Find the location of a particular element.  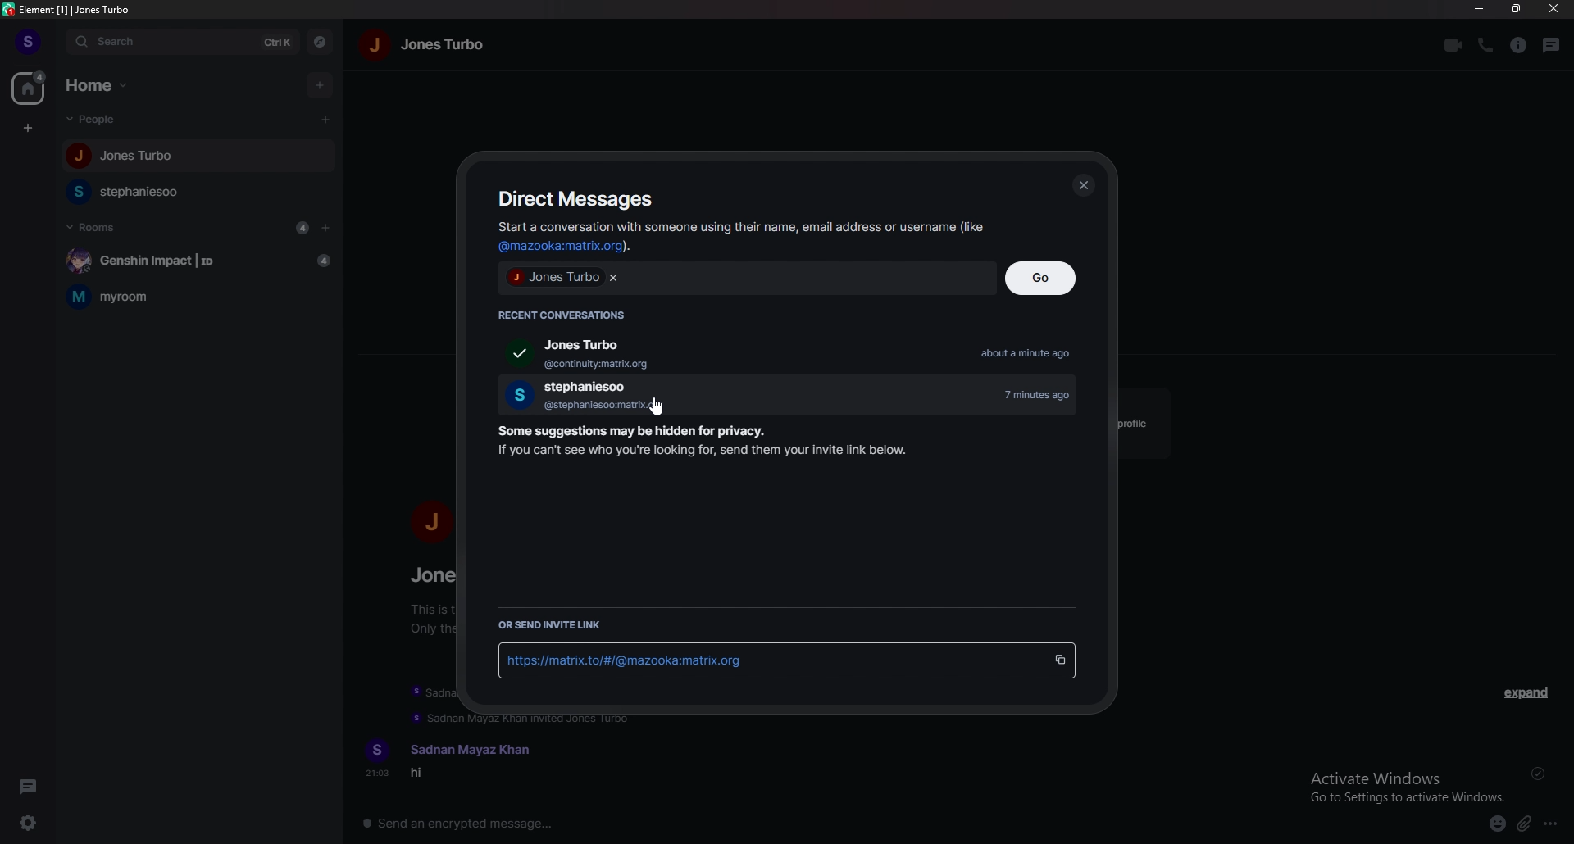

Genshin Impact | ID is located at coordinates (194, 259).